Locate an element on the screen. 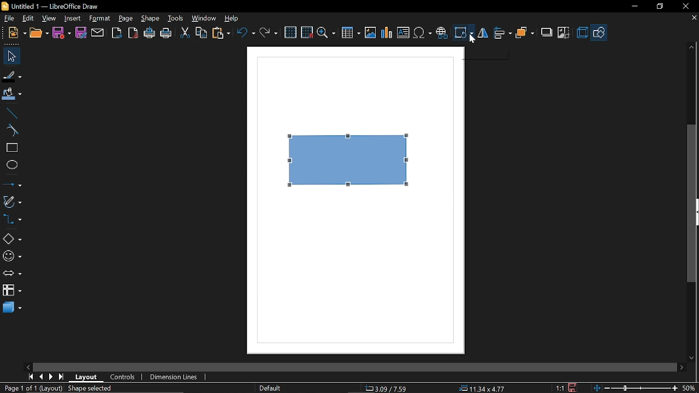 The image size is (699, 393). close tab is located at coordinates (694, 19).